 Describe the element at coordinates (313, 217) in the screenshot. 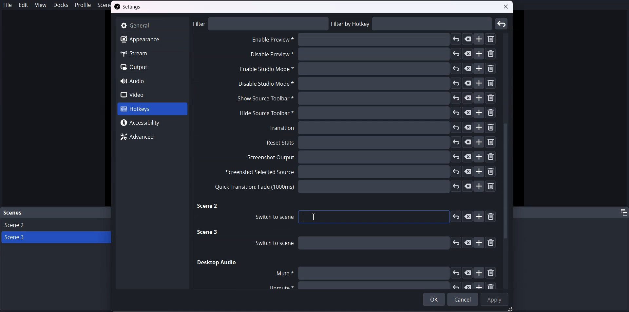

I see `Text Cursor` at that location.